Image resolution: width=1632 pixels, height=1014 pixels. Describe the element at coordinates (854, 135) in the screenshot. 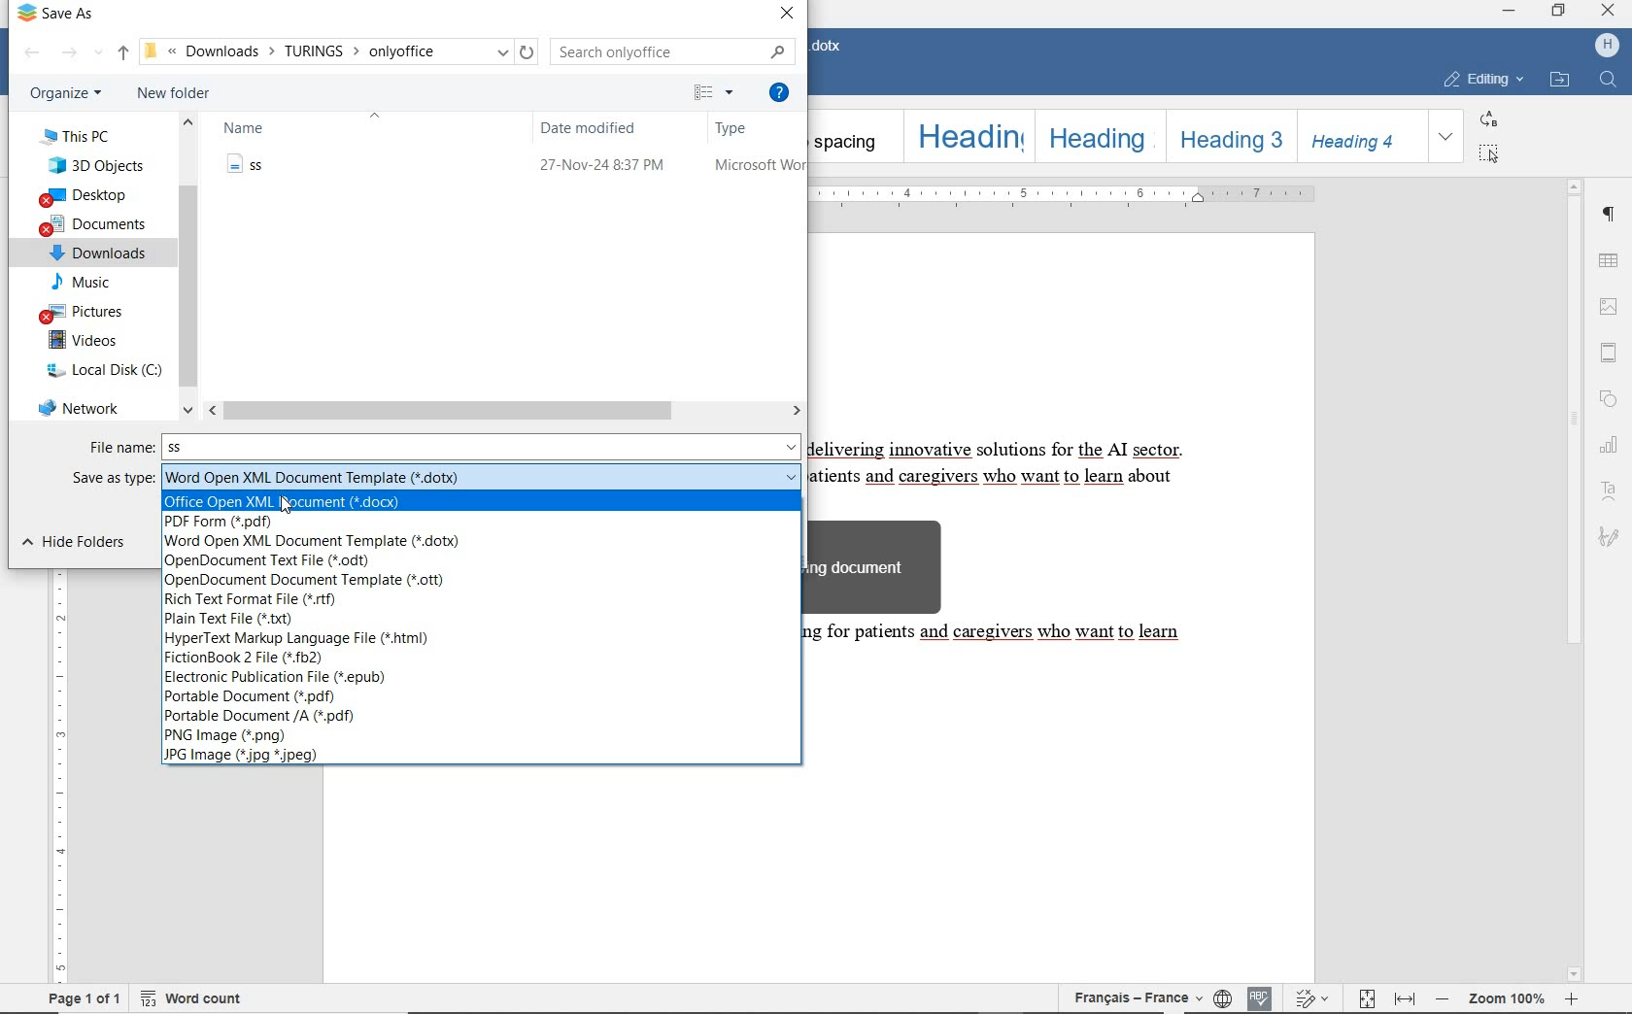

I see `NO SPACING` at that location.